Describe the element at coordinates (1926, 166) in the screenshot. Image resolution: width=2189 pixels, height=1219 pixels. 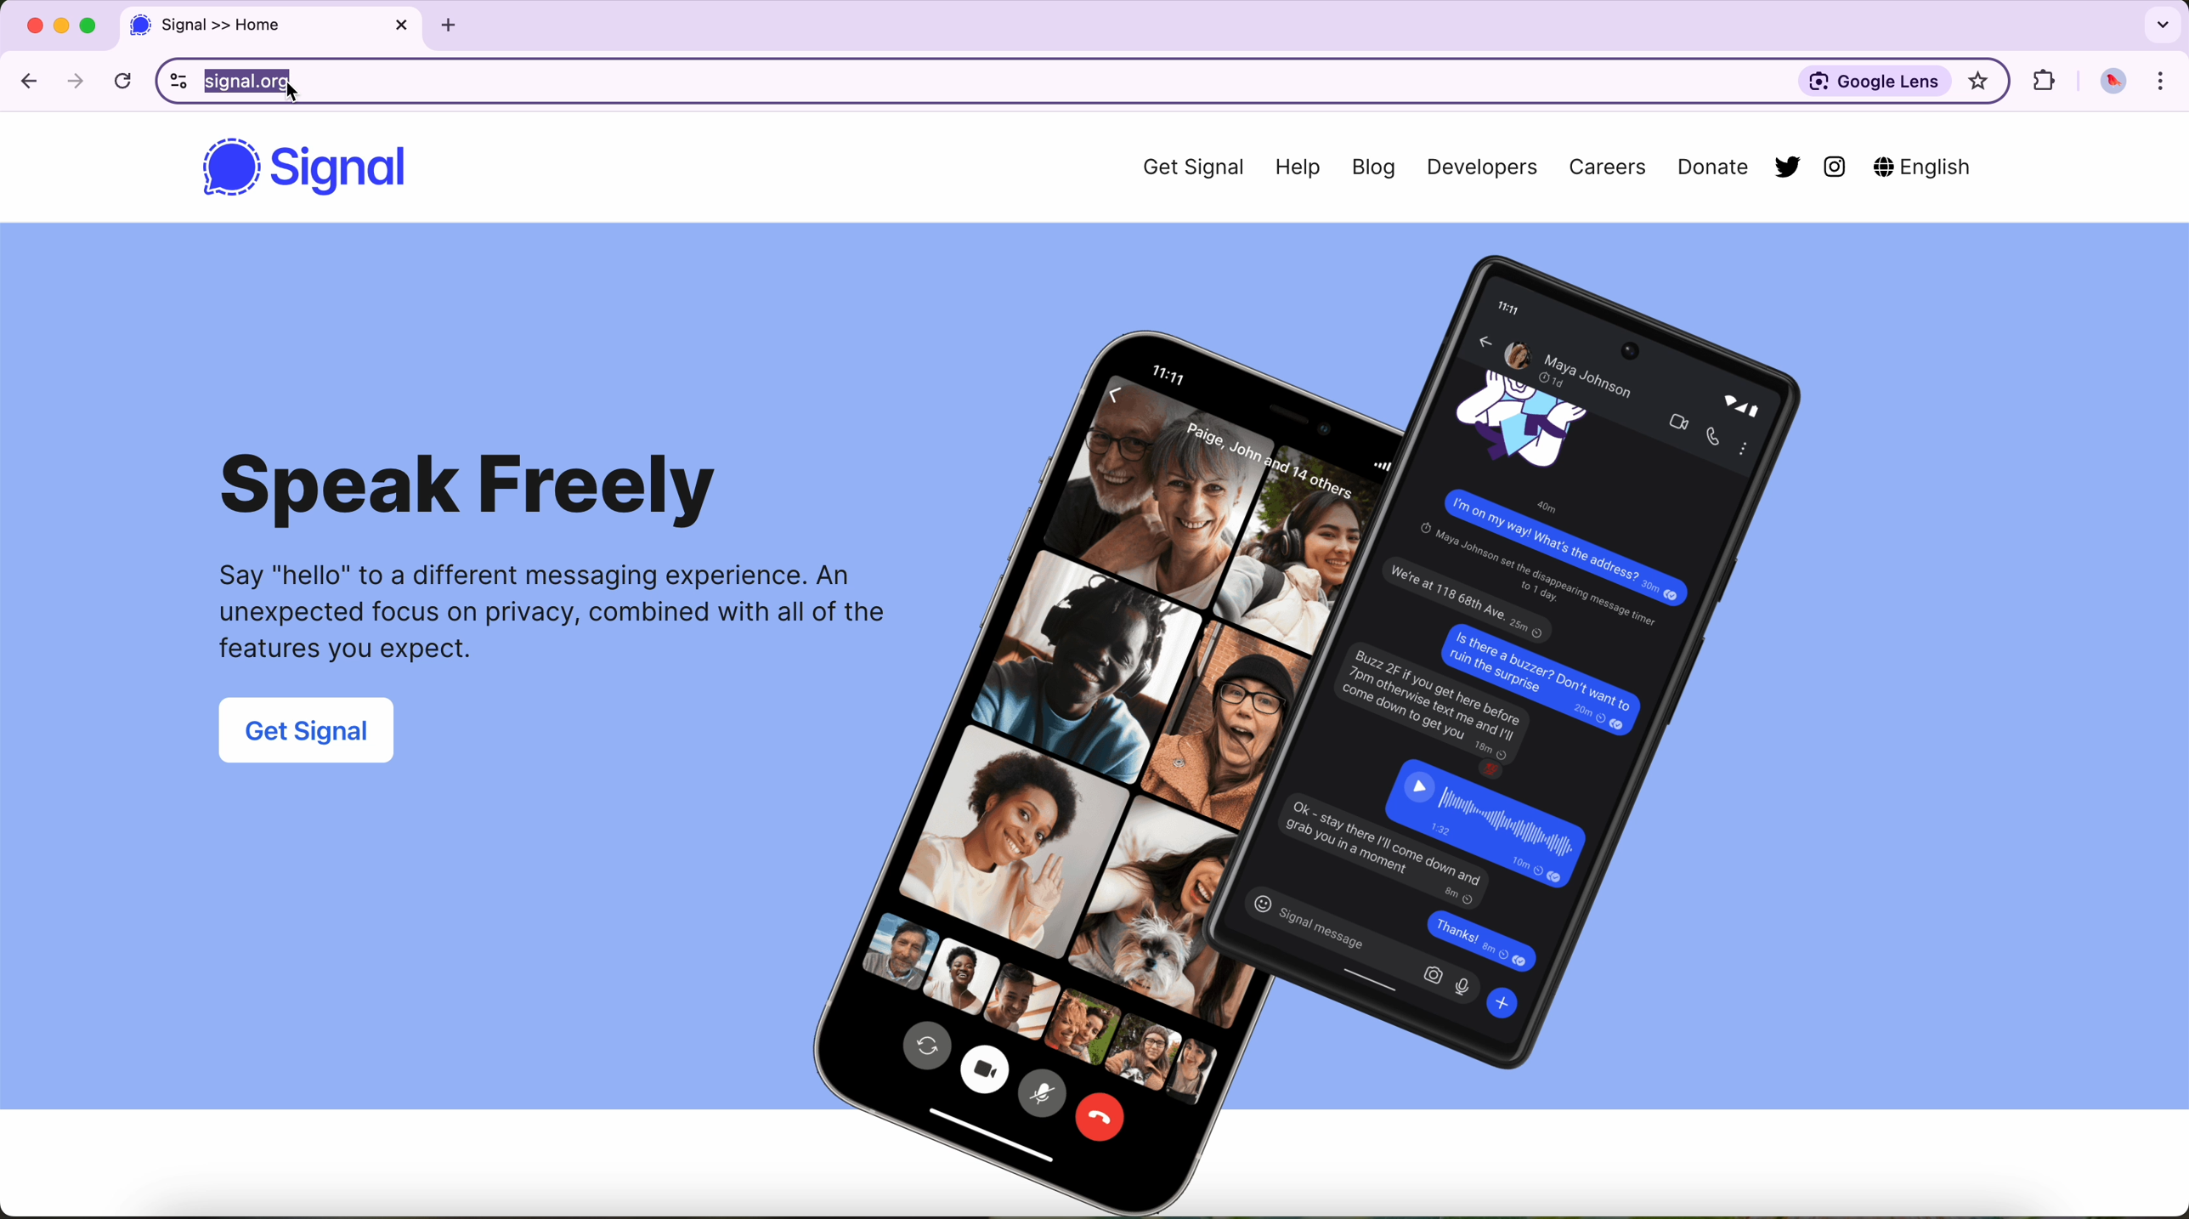
I see `English` at that location.